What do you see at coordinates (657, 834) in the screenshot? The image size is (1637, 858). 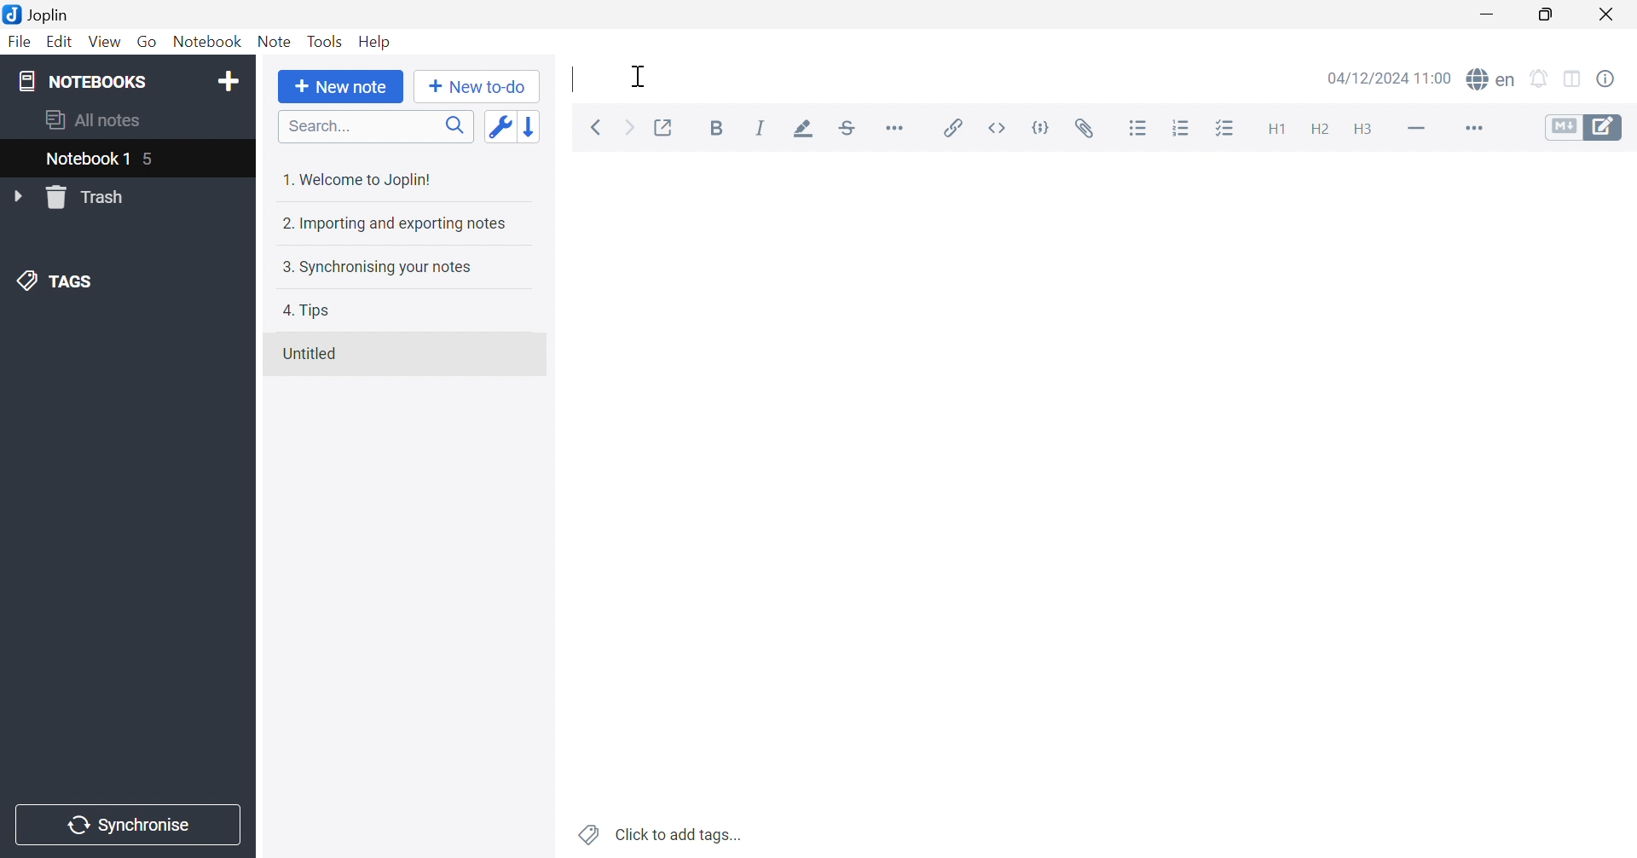 I see `Click to add tags` at bounding box center [657, 834].